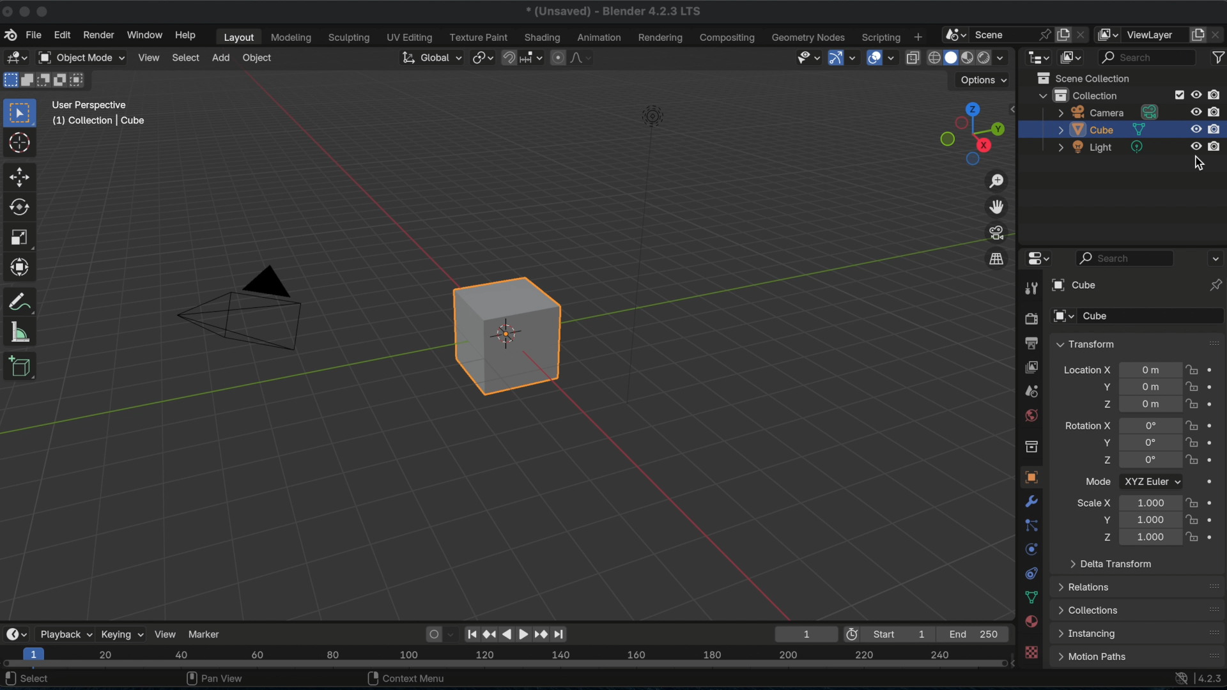 Image resolution: width=1227 pixels, height=690 pixels. What do you see at coordinates (471, 634) in the screenshot?
I see `jump to start` at bounding box center [471, 634].